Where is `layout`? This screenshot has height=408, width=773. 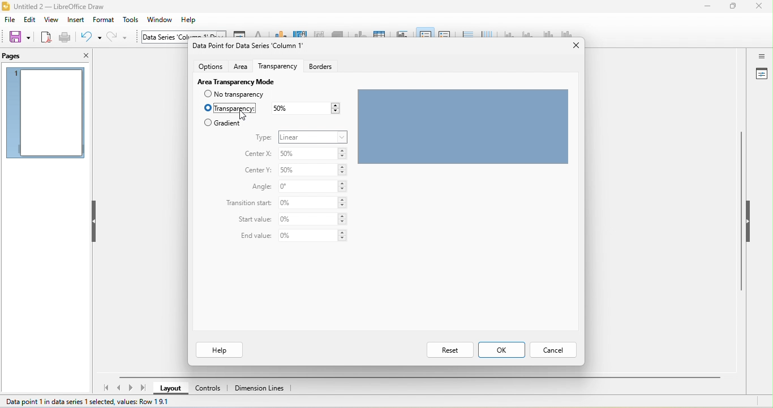 layout is located at coordinates (170, 388).